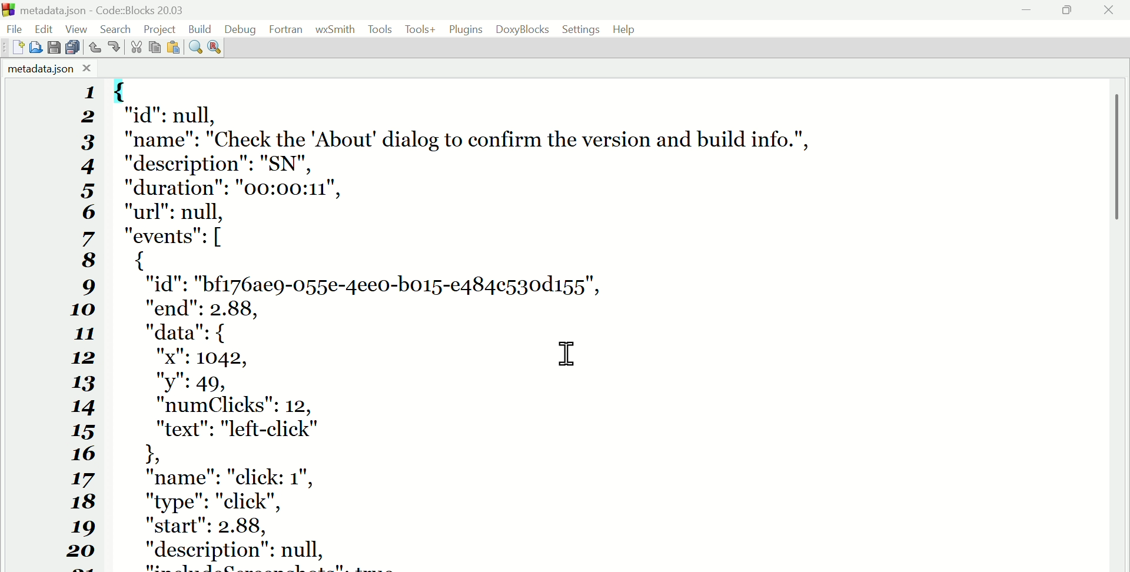 The height and width of the screenshot is (572, 1130). What do you see at coordinates (381, 29) in the screenshot?
I see `Tools` at bounding box center [381, 29].